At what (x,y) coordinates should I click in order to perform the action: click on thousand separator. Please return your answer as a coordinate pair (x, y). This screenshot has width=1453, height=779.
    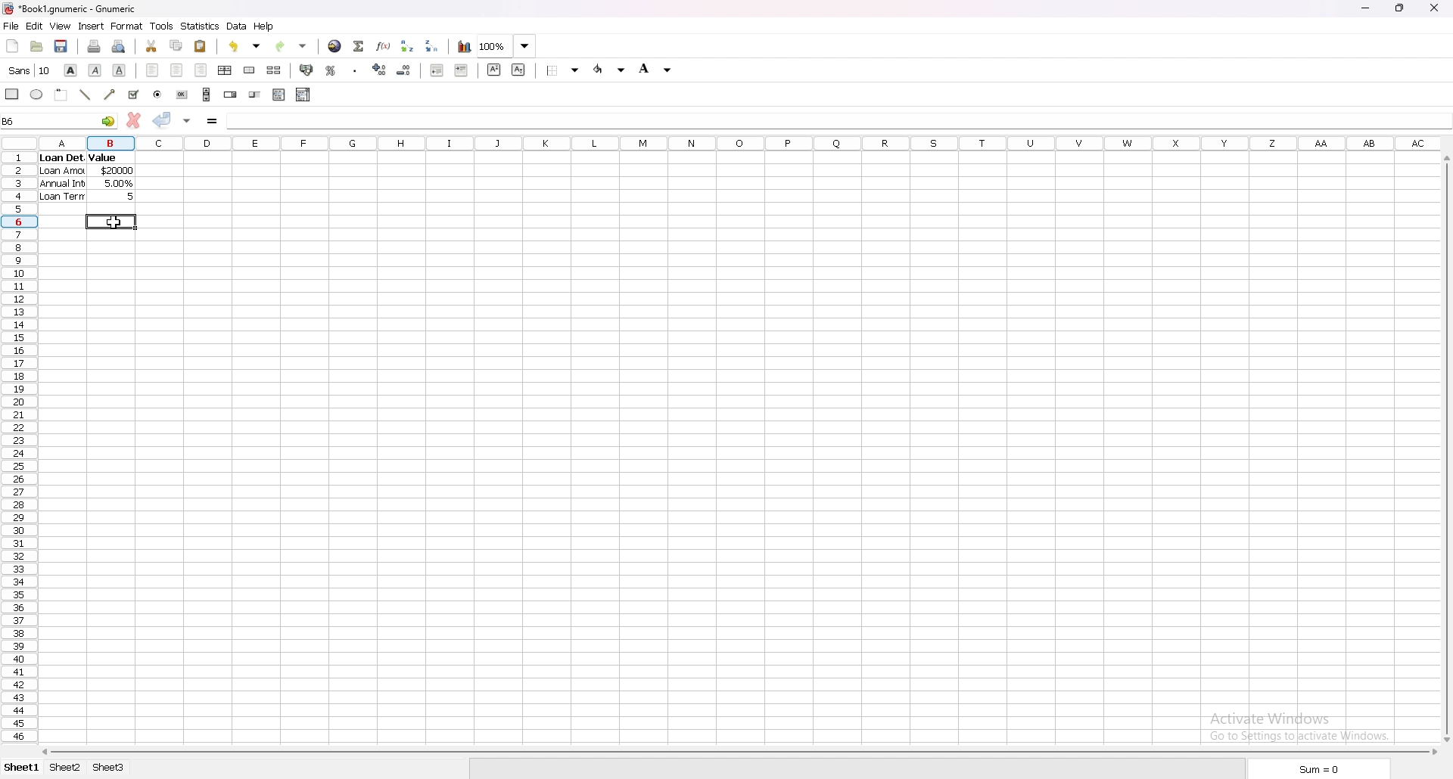
    Looking at the image, I should click on (356, 69).